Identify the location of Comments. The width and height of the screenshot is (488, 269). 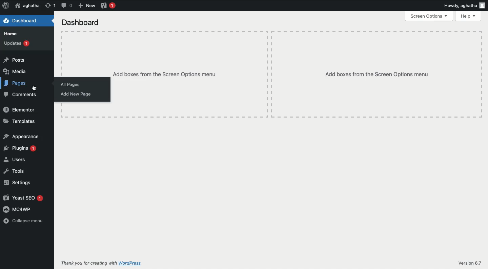
(20, 95).